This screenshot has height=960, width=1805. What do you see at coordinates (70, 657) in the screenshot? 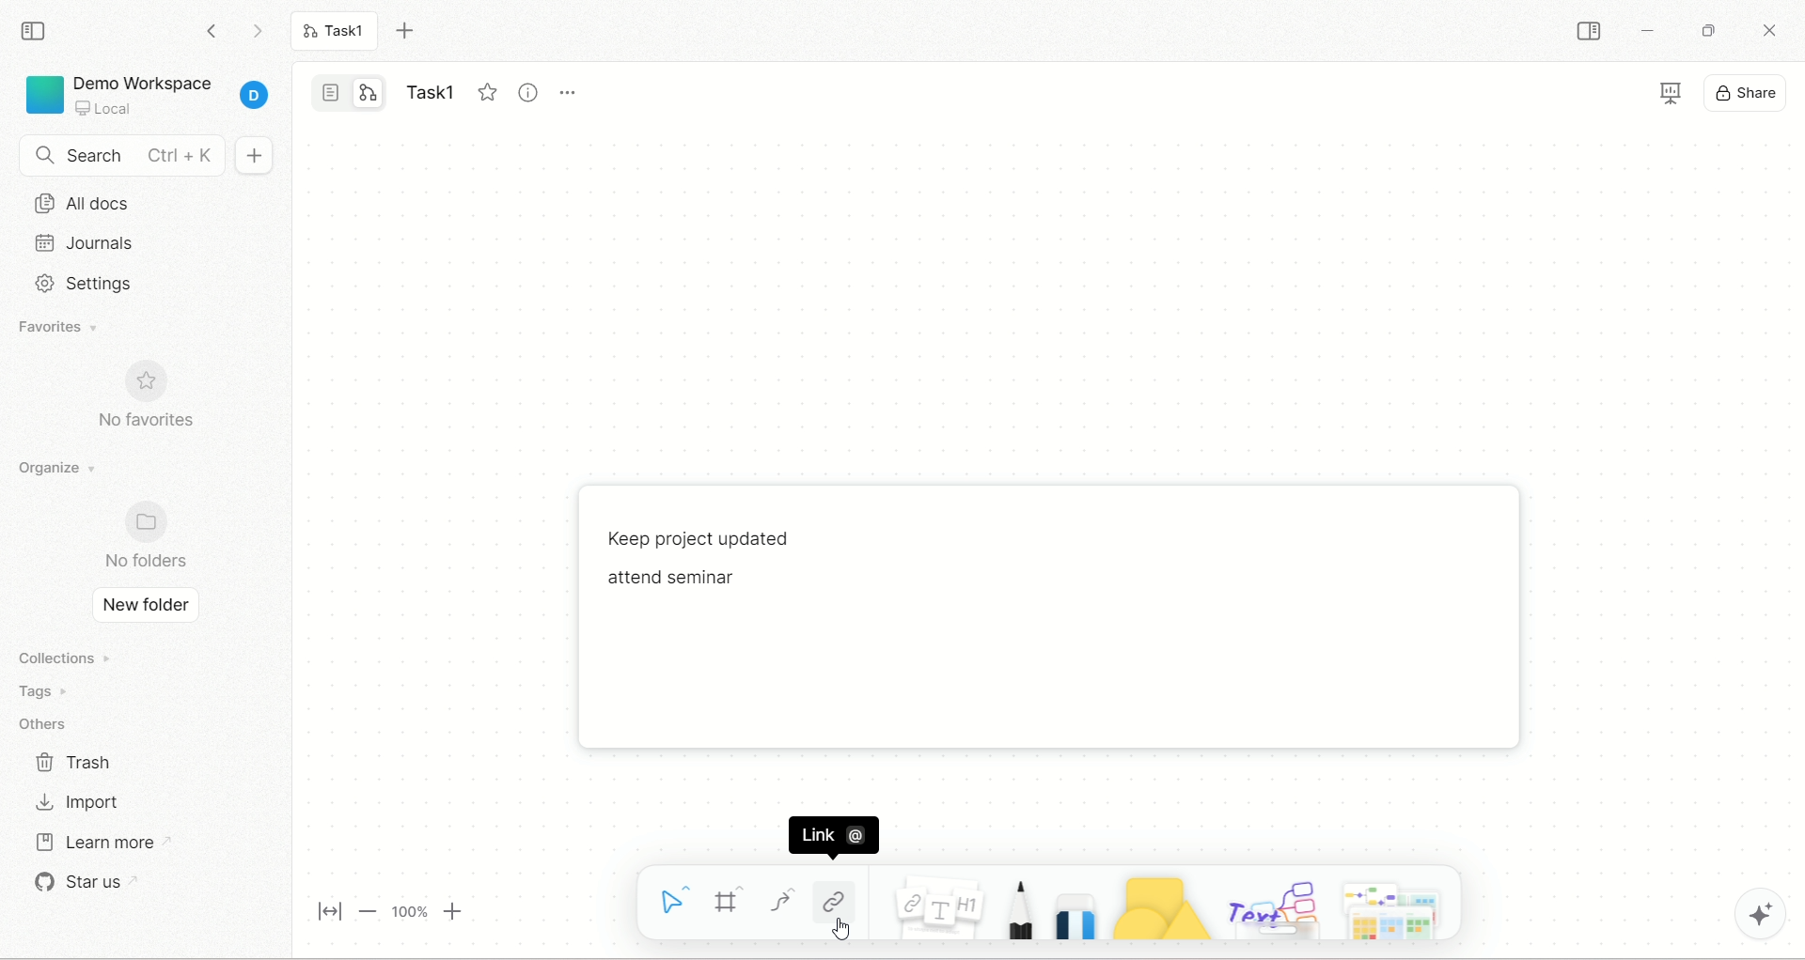
I see `collections` at bounding box center [70, 657].